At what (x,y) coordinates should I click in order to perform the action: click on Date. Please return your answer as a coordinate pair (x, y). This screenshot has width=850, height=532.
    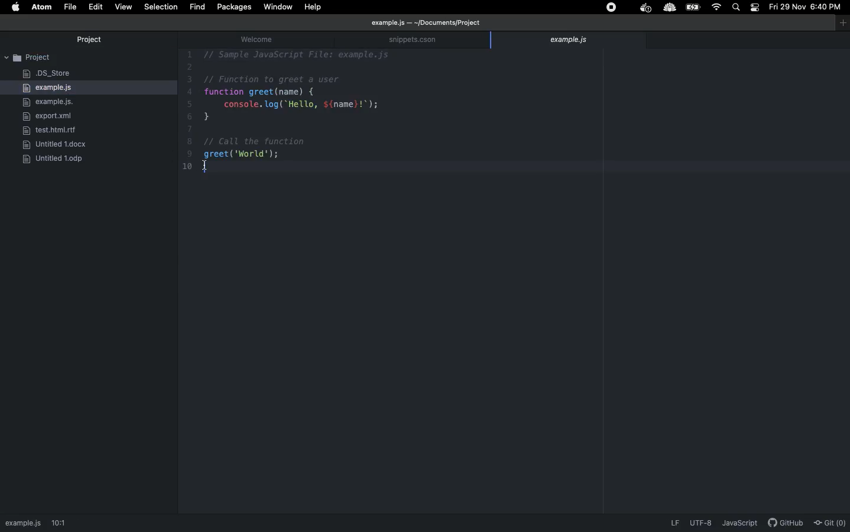
    Looking at the image, I should click on (787, 7).